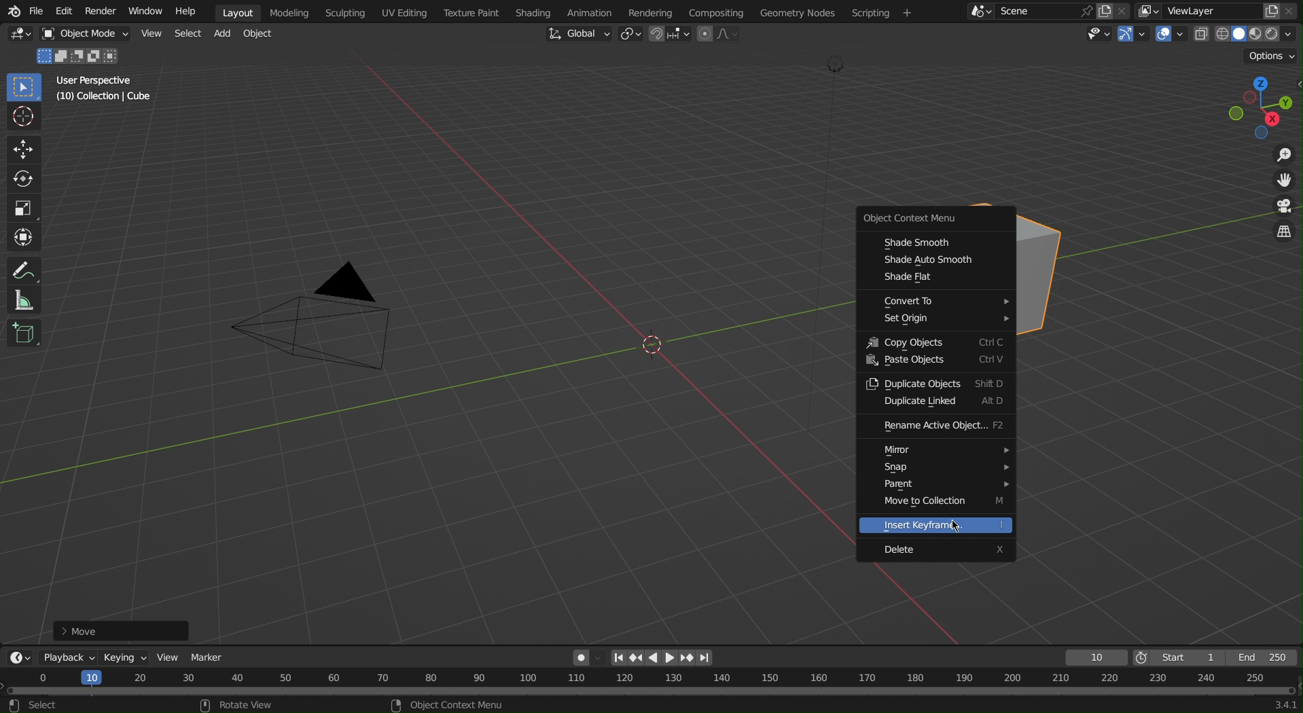  I want to click on Transform Pivot Point, so click(633, 35).